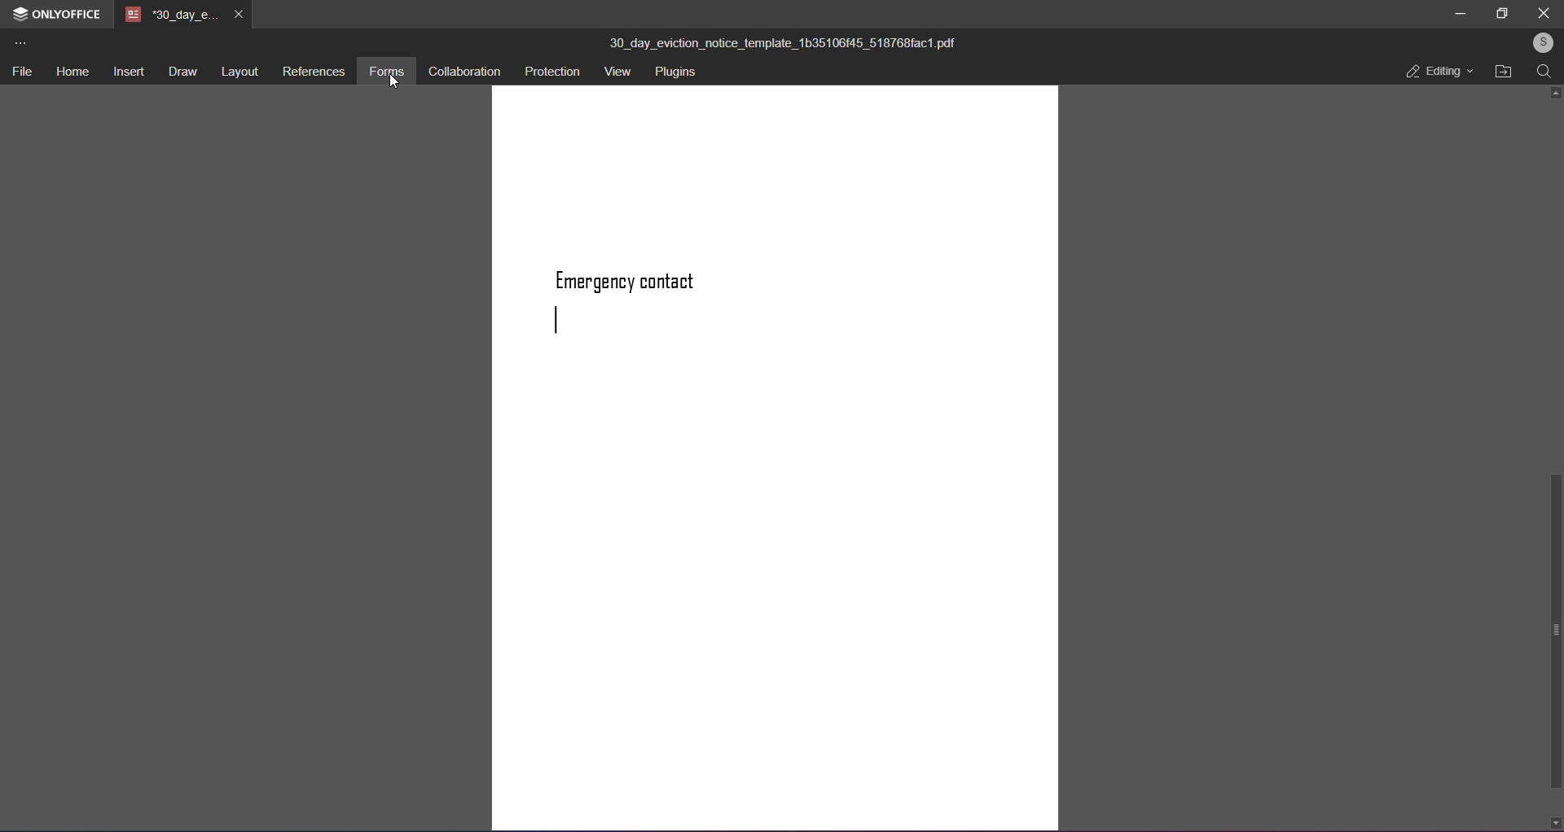 This screenshot has width=1564, height=832. I want to click on onlyoffice, so click(67, 15).